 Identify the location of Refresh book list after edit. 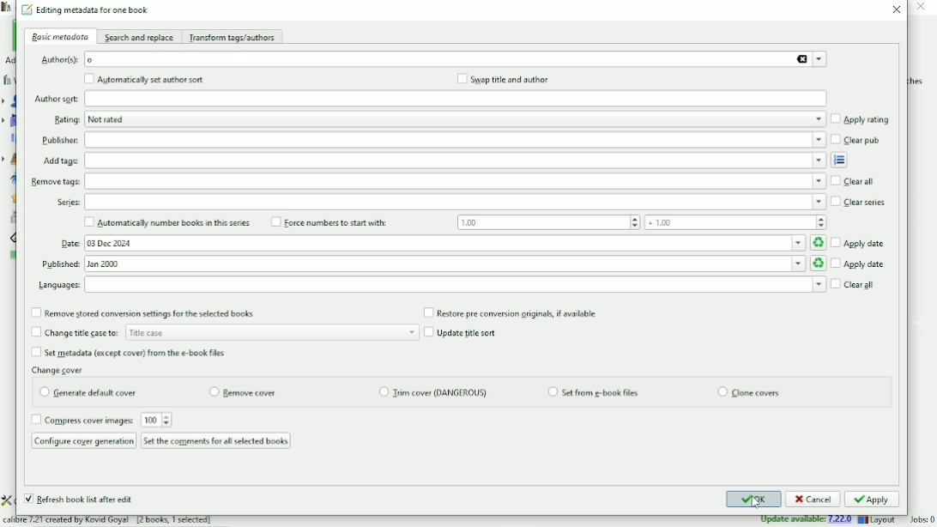
(79, 500).